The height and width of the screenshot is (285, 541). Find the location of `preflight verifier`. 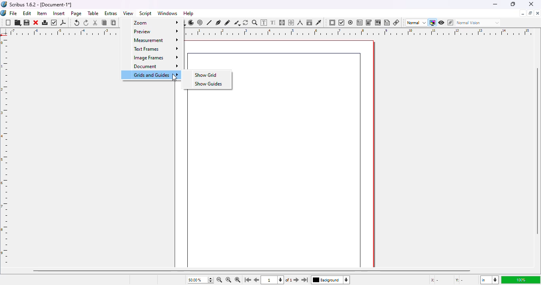

preflight verifier is located at coordinates (55, 23).